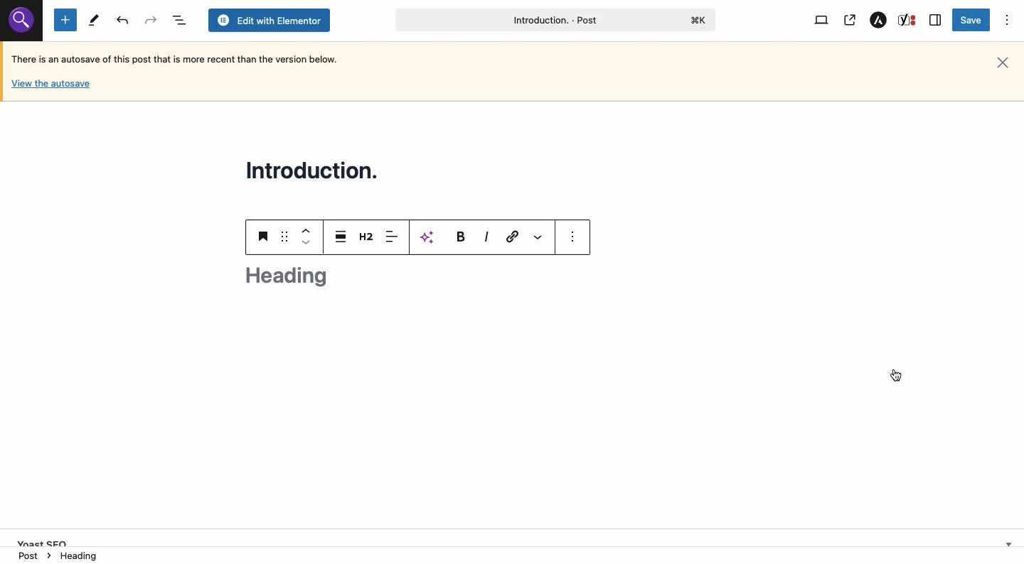 This screenshot has height=564, width=1024. What do you see at coordinates (459, 236) in the screenshot?
I see `Bold` at bounding box center [459, 236].